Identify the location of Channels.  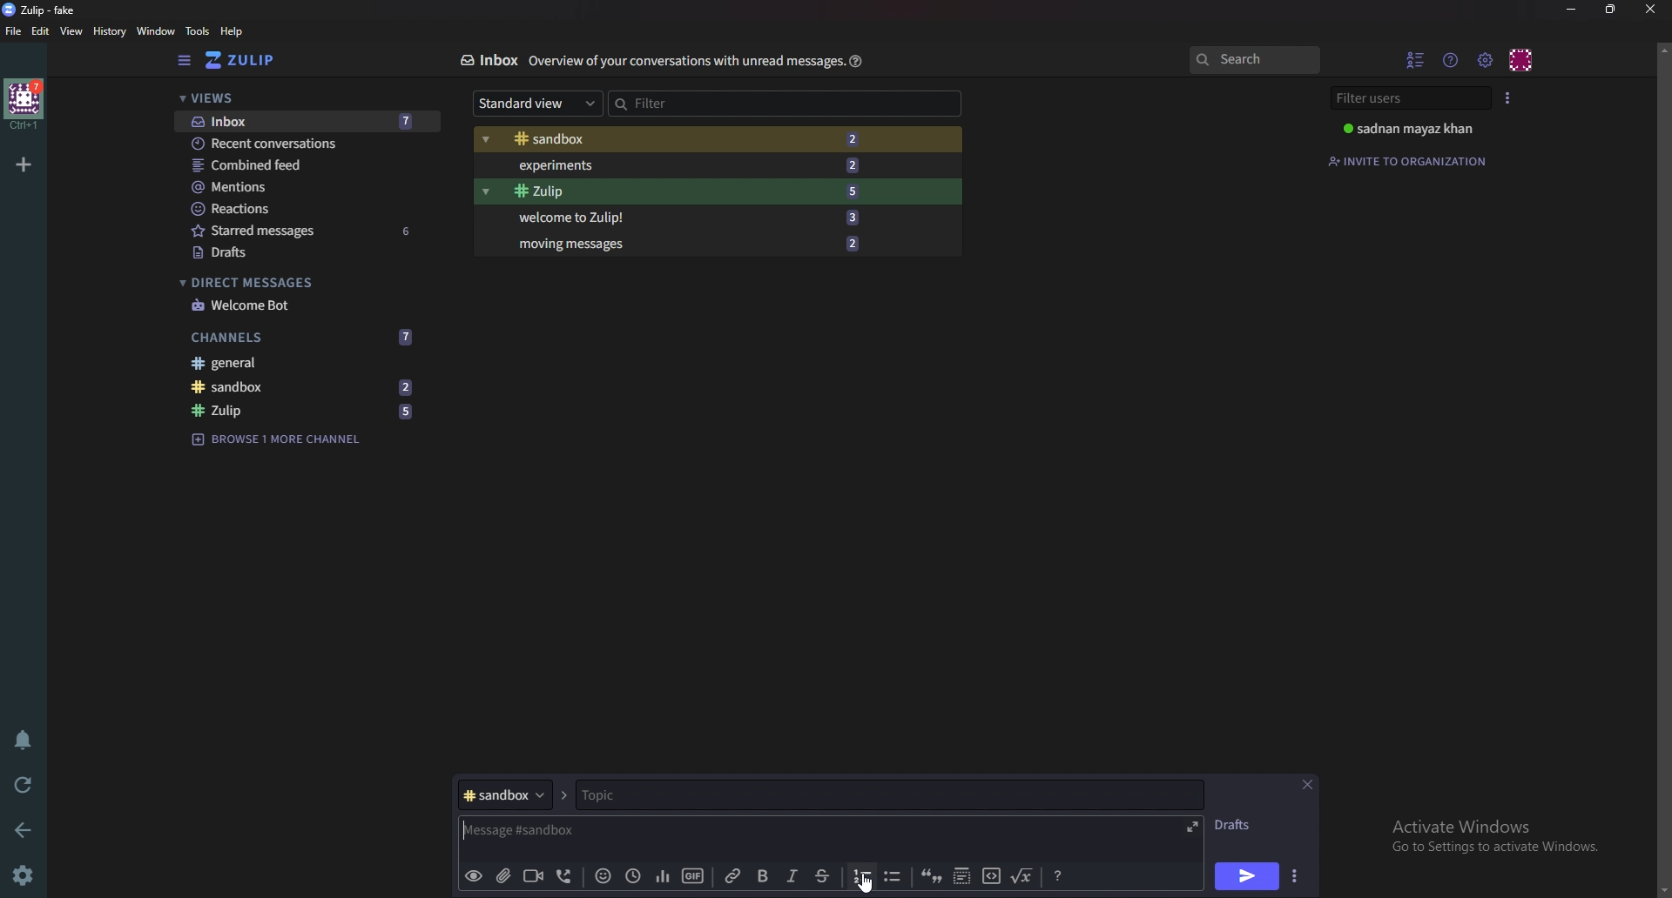
(306, 335).